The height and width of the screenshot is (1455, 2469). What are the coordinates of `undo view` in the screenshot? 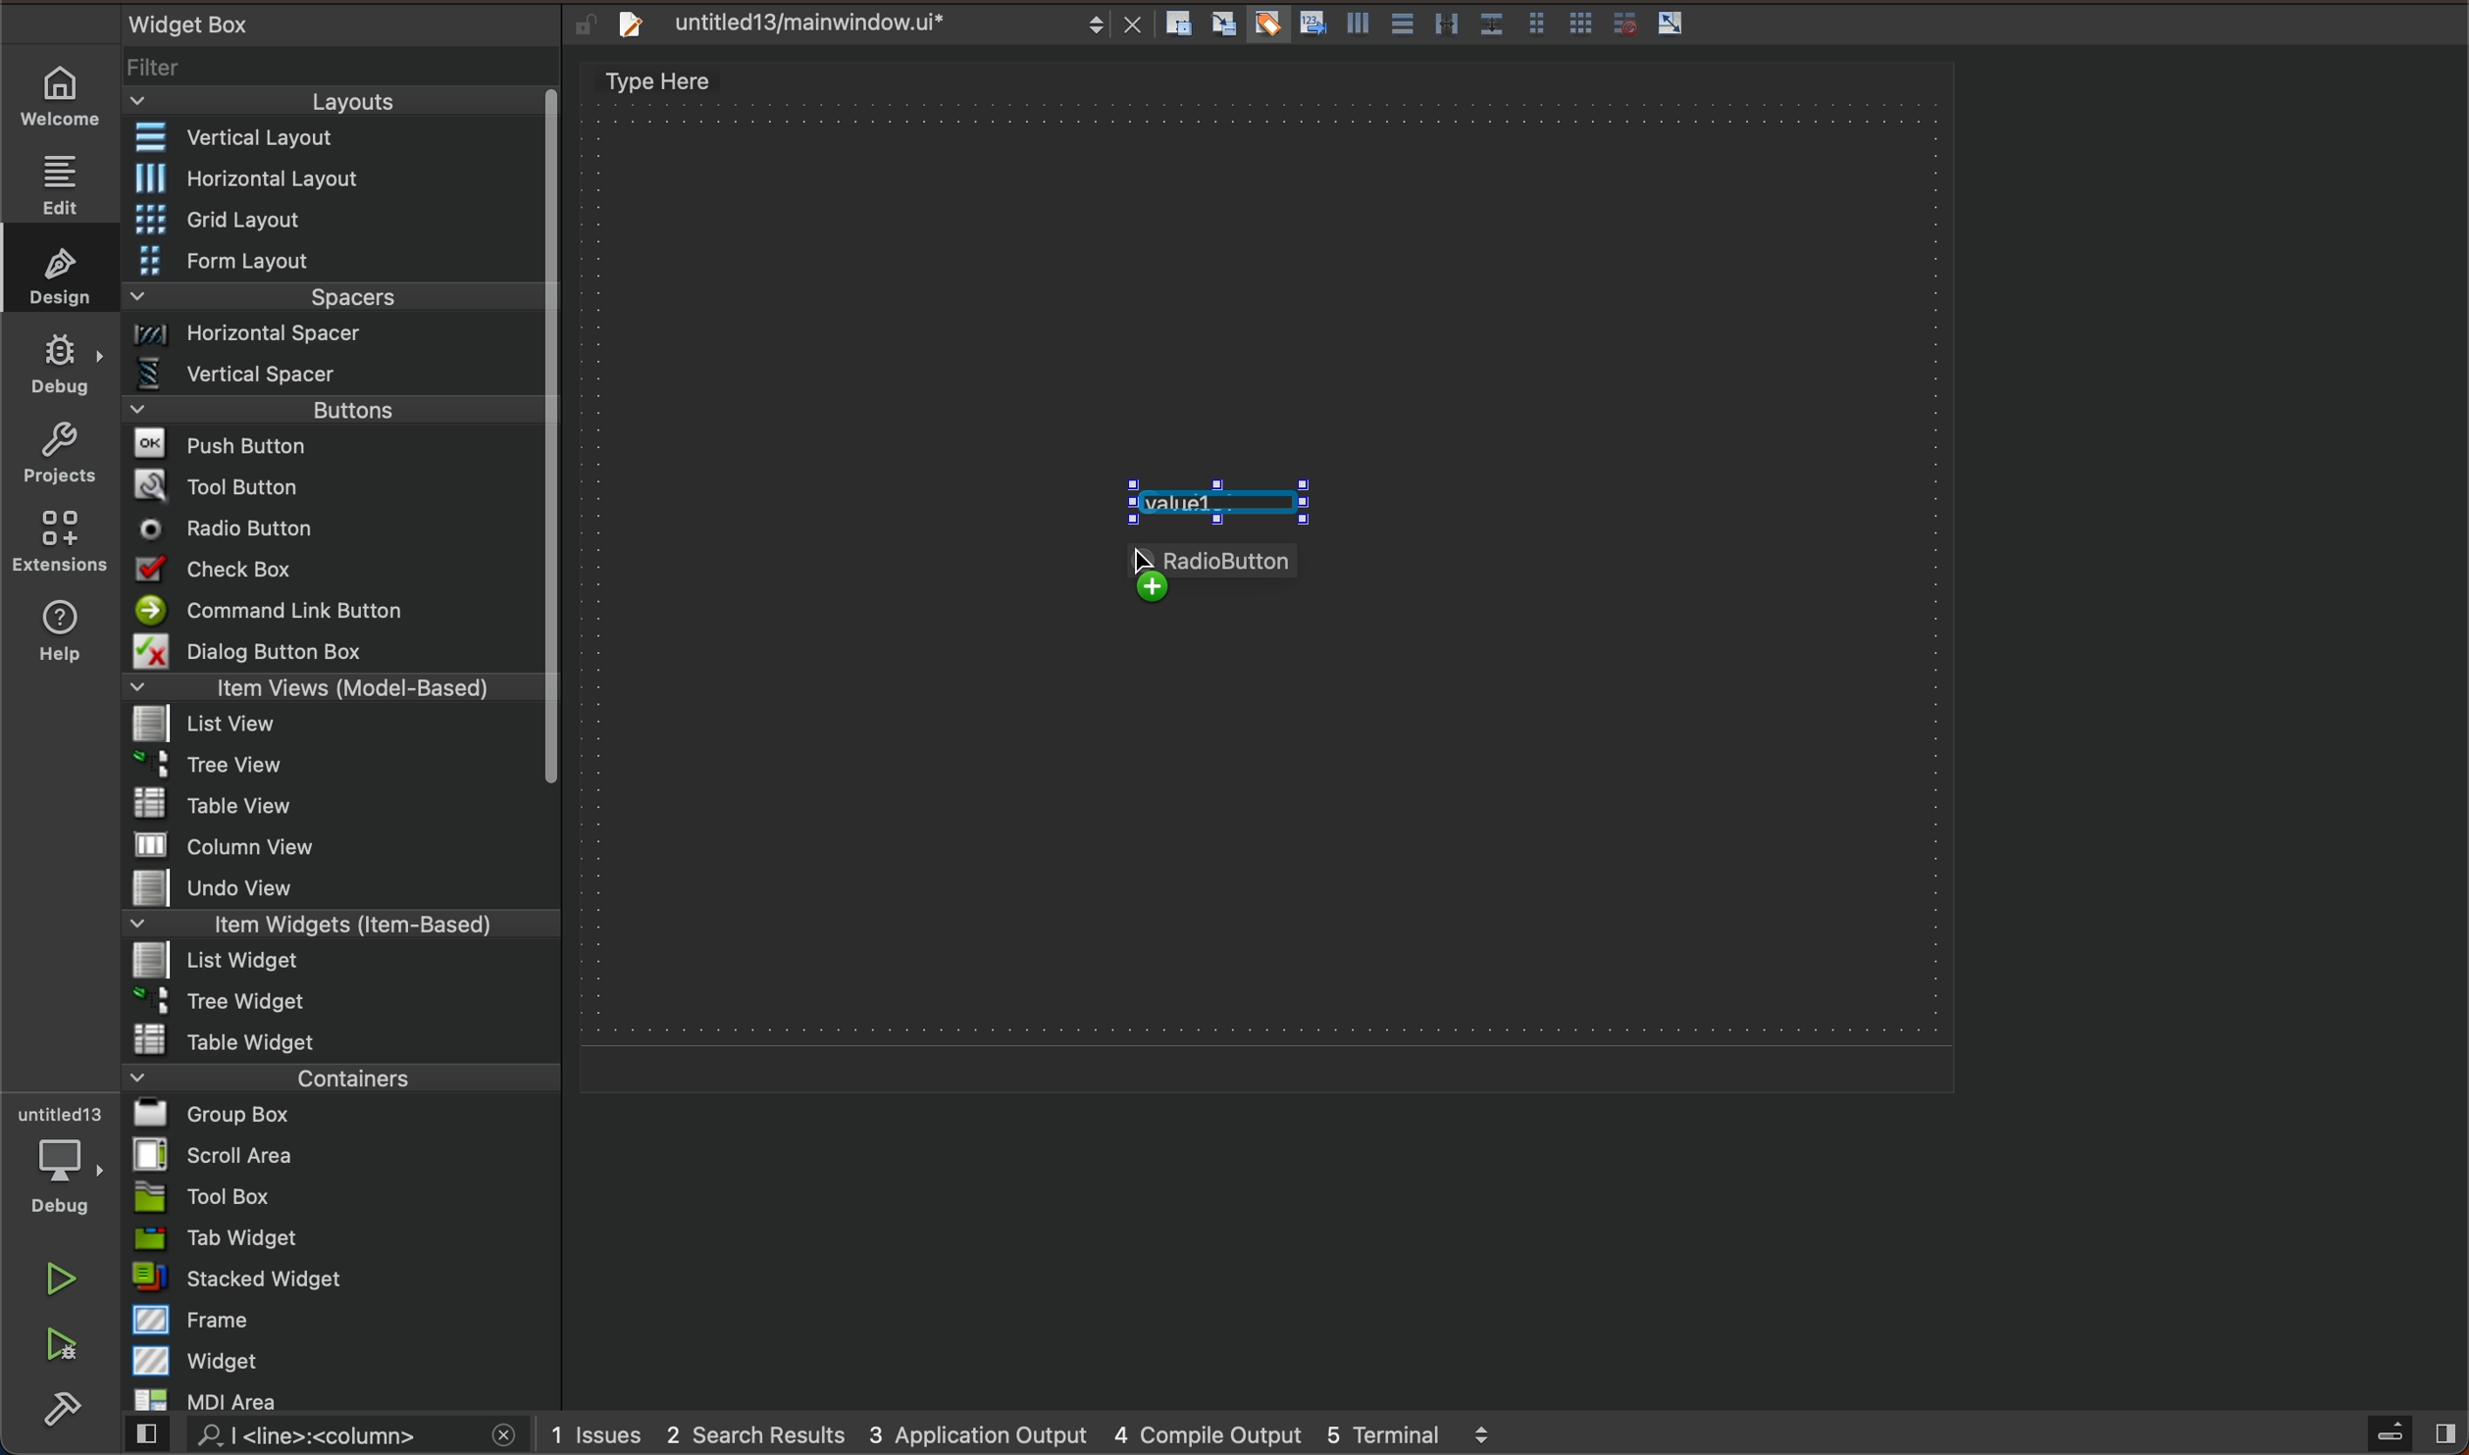 It's located at (341, 887).